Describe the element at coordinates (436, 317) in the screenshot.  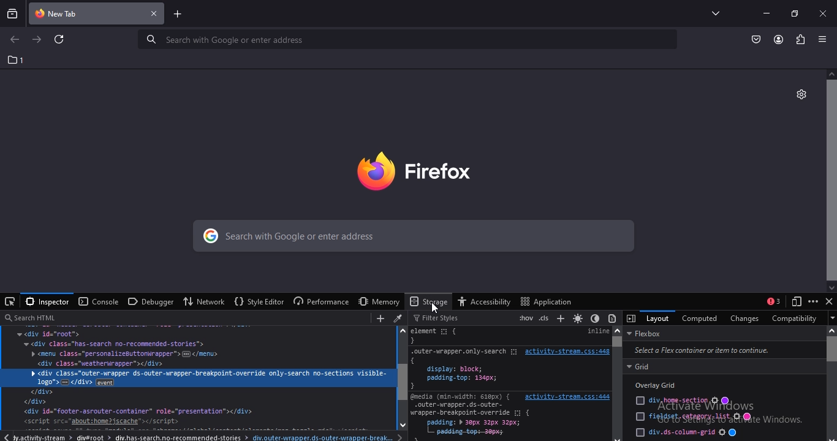
I see `filter styles` at that location.